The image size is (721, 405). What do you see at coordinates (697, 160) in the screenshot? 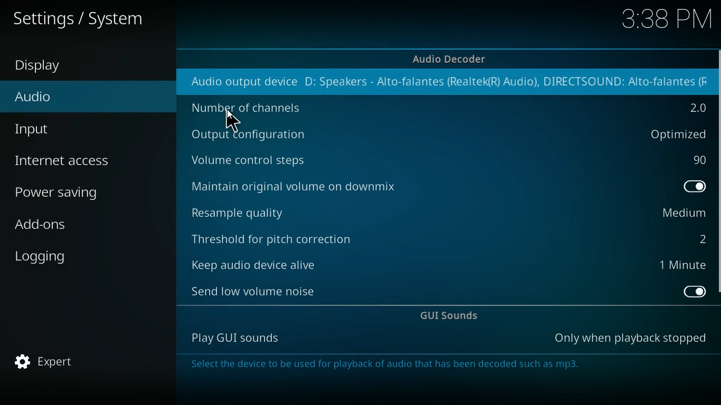
I see `option` at bounding box center [697, 160].